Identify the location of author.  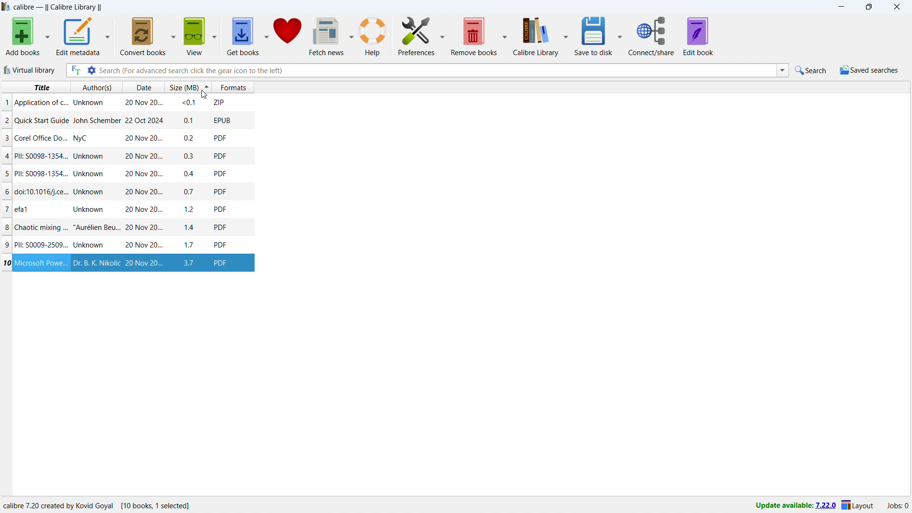
(91, 155).